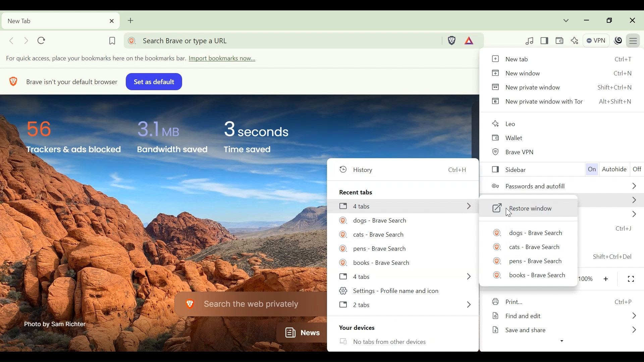 The image size is (644, 362). What do you see at coordinates (25, 40) in the screenshot?
I see `Click to go forward` at bounding box center [25, 40].